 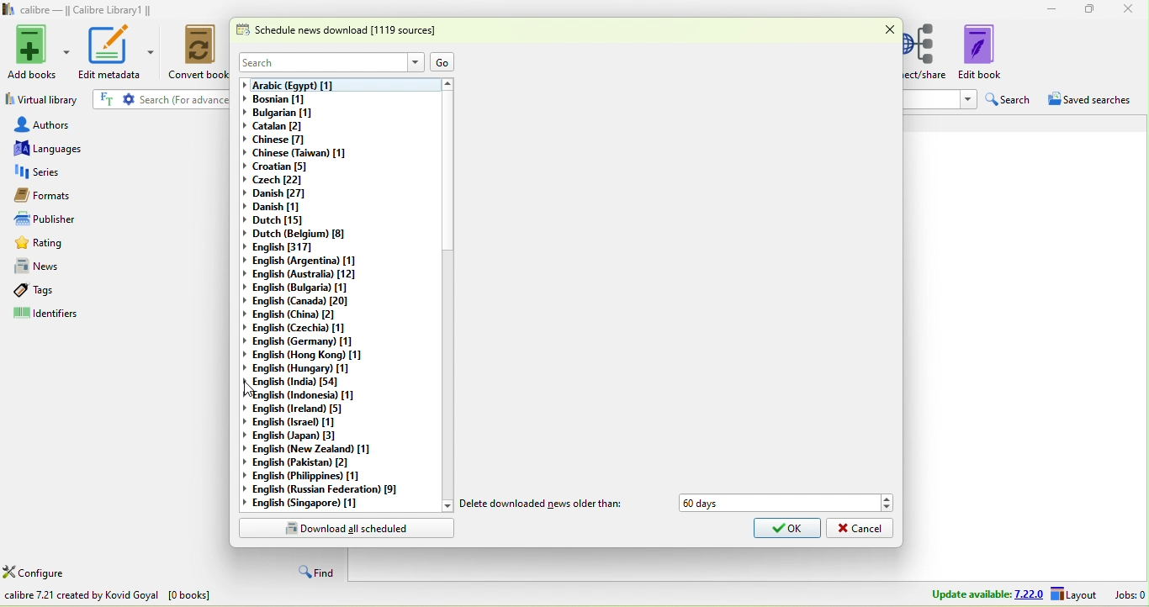 What do you see at coordinates (772, 503) in the screenshot?
I see `60 days` at bounding box center [772, 503].